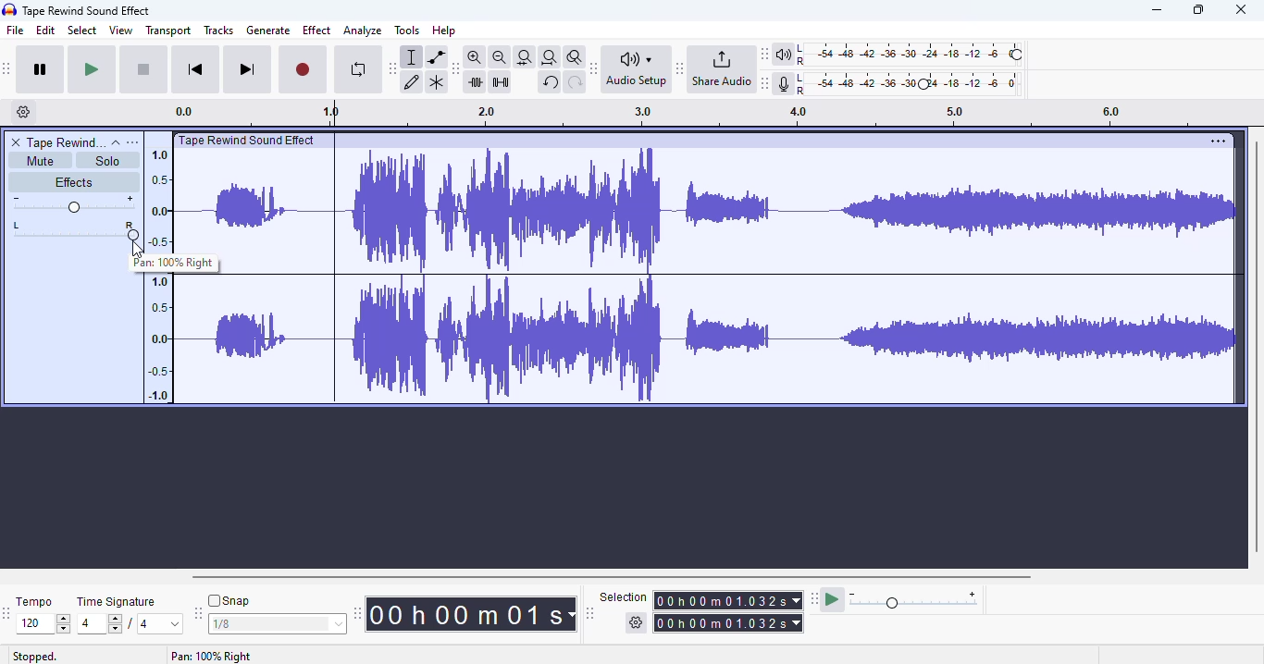 The image size is (1264, 664). What do you see at coordinates (693, 115) in the screenshot?
I see `timeline` at bounding box center [693, 115].